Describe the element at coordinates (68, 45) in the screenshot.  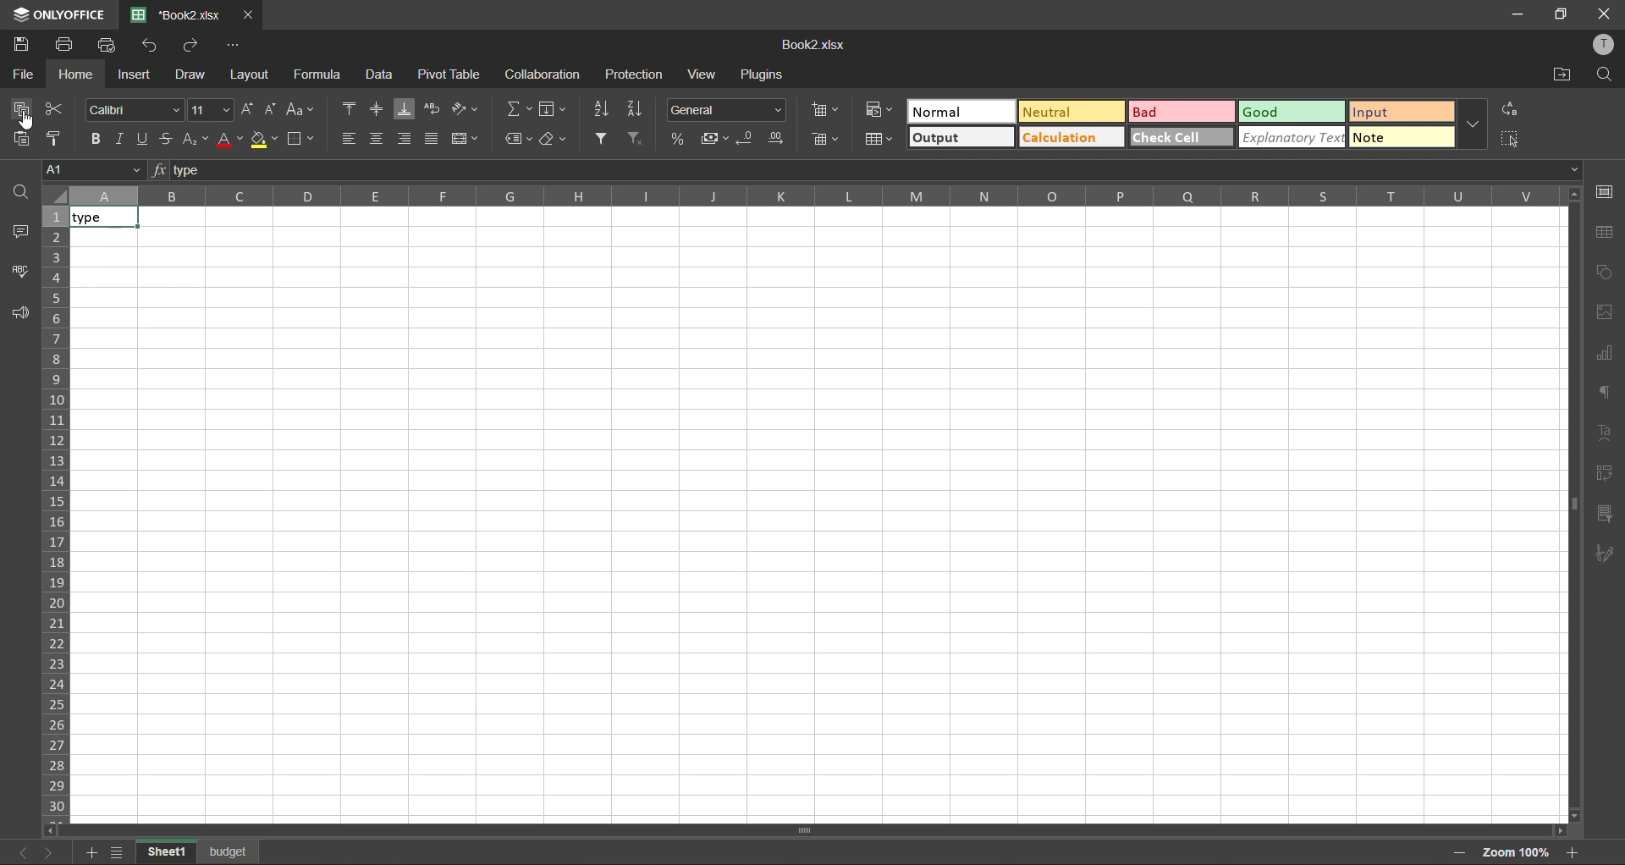
I see `print` at that location.